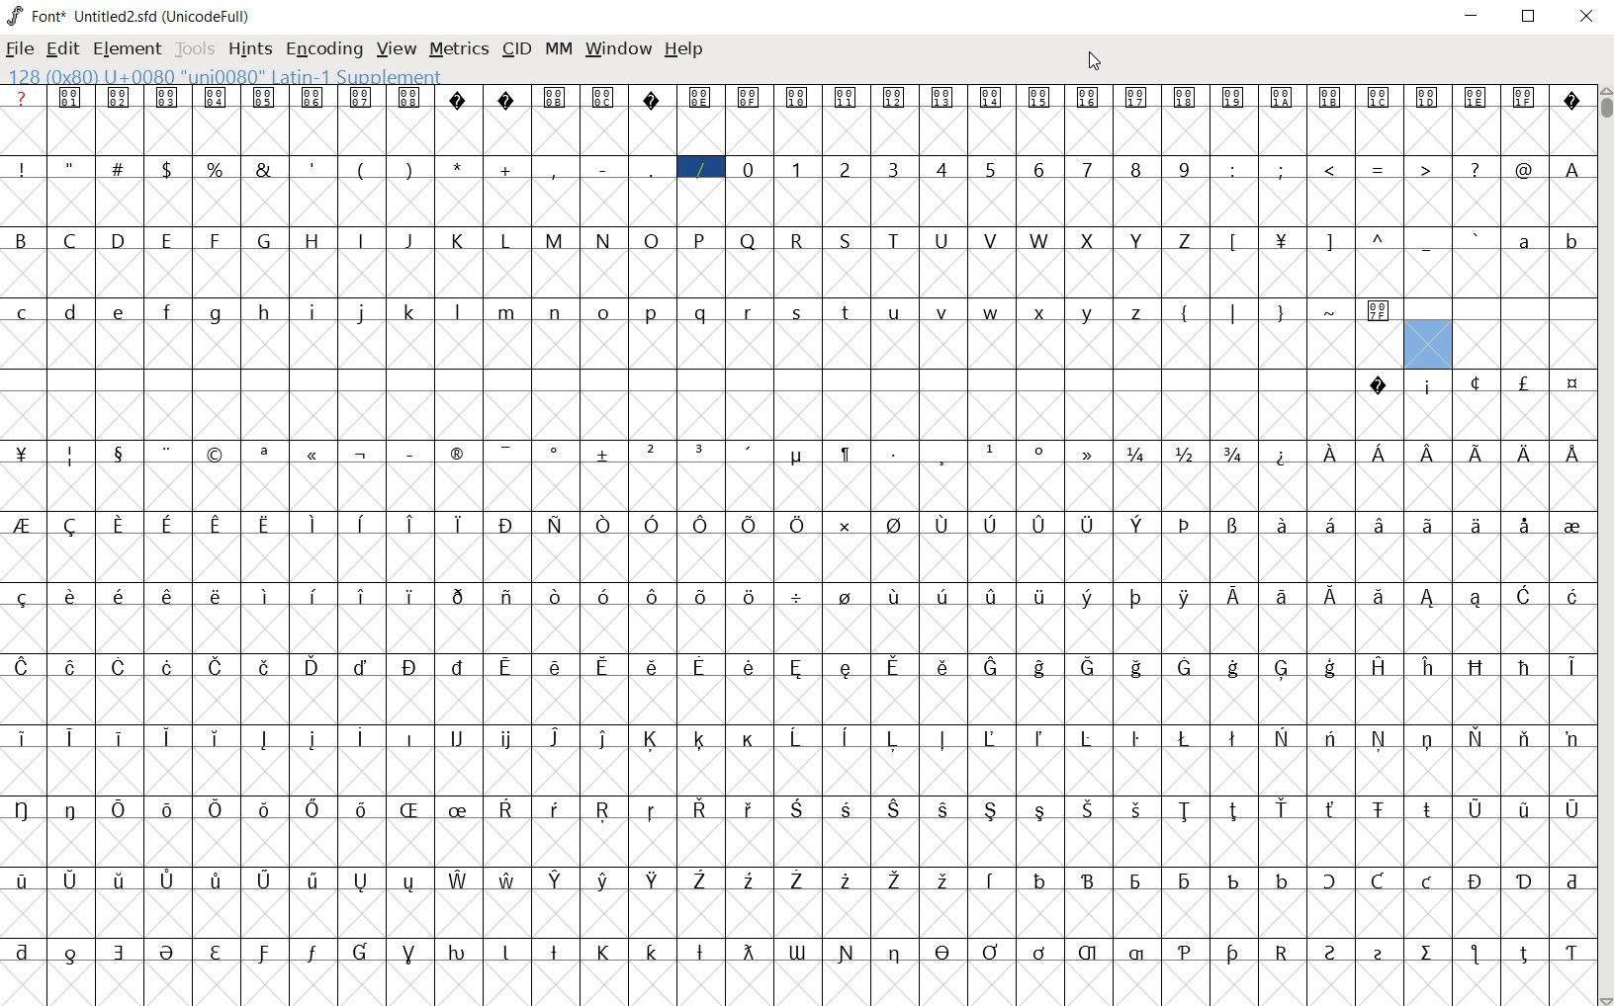 The image size is (1614, 1006). Describe the element at coordinates (1136, 668) in the screenshot. I see `glyph` at that location.